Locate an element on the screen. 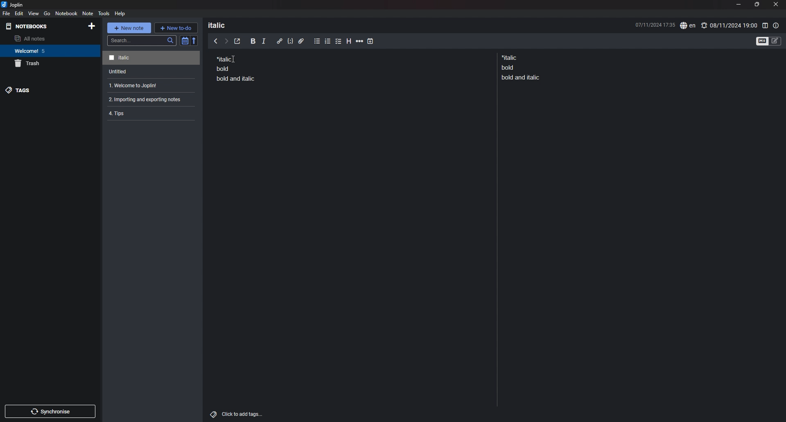 The height and width of the screenshot is (422, 786). heading is located at coordinates (222, 25).